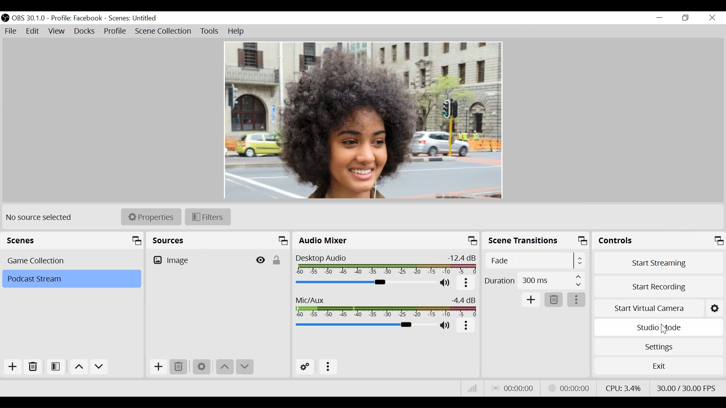 This screenshot has height=408, width=726. I want to click on Advanced Audio Settings, so click(305, 367).